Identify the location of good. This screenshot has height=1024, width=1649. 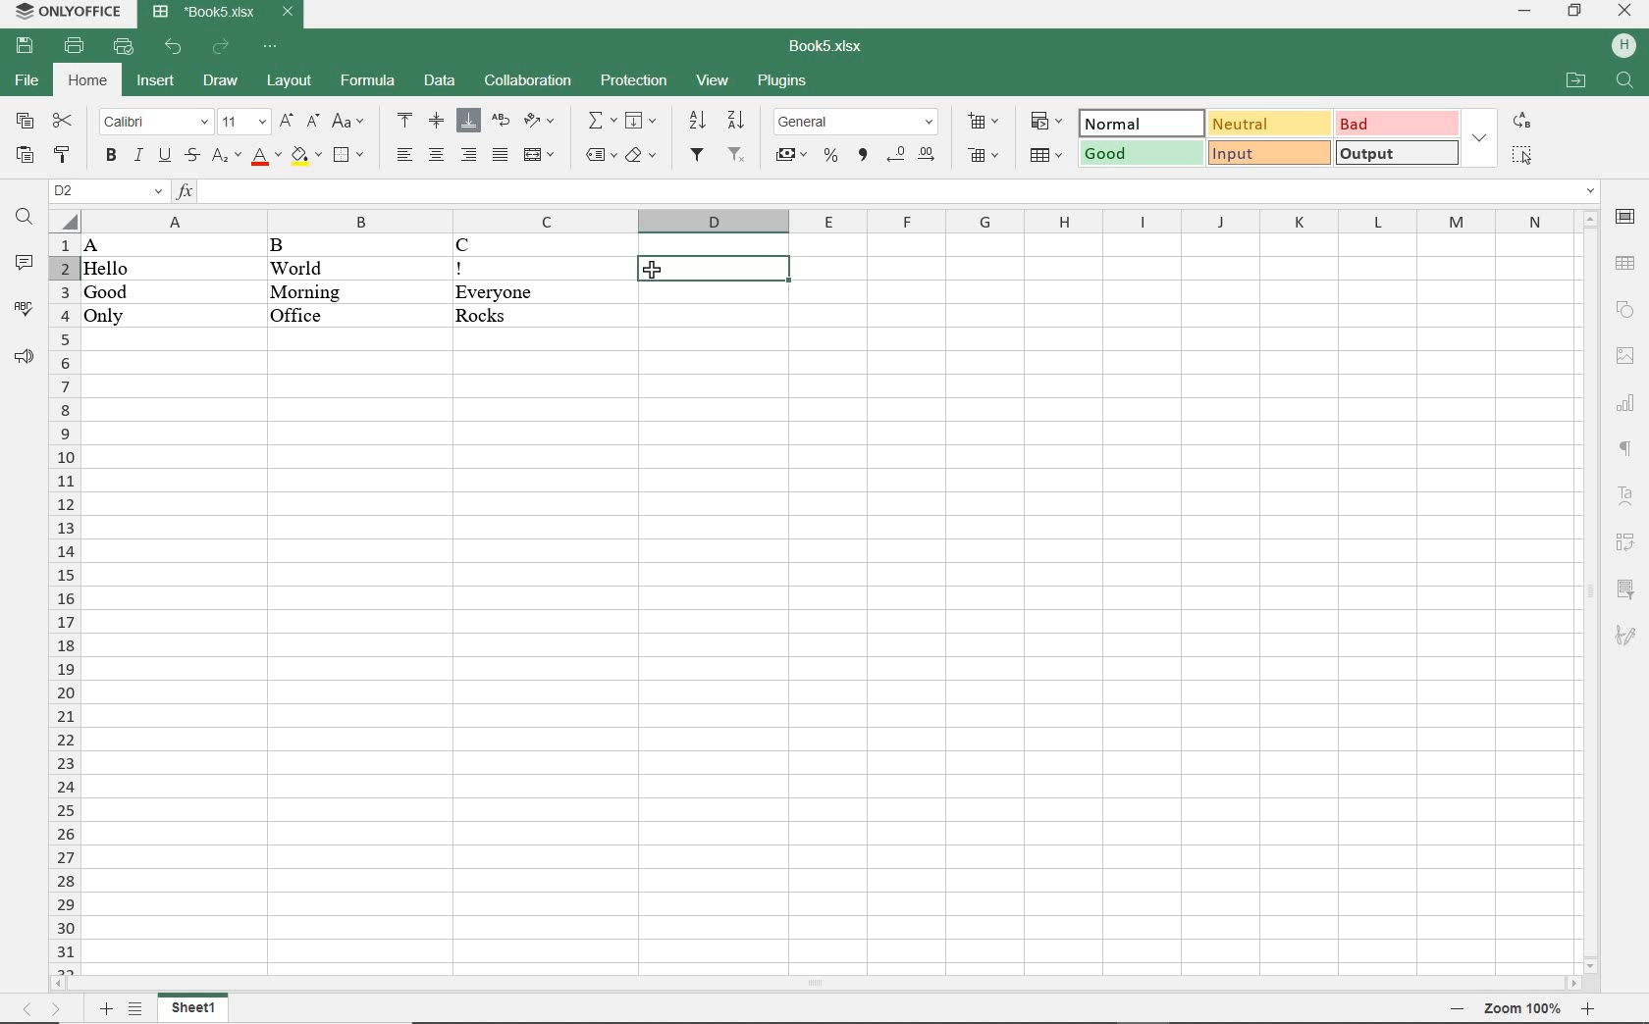
(1141, 154).